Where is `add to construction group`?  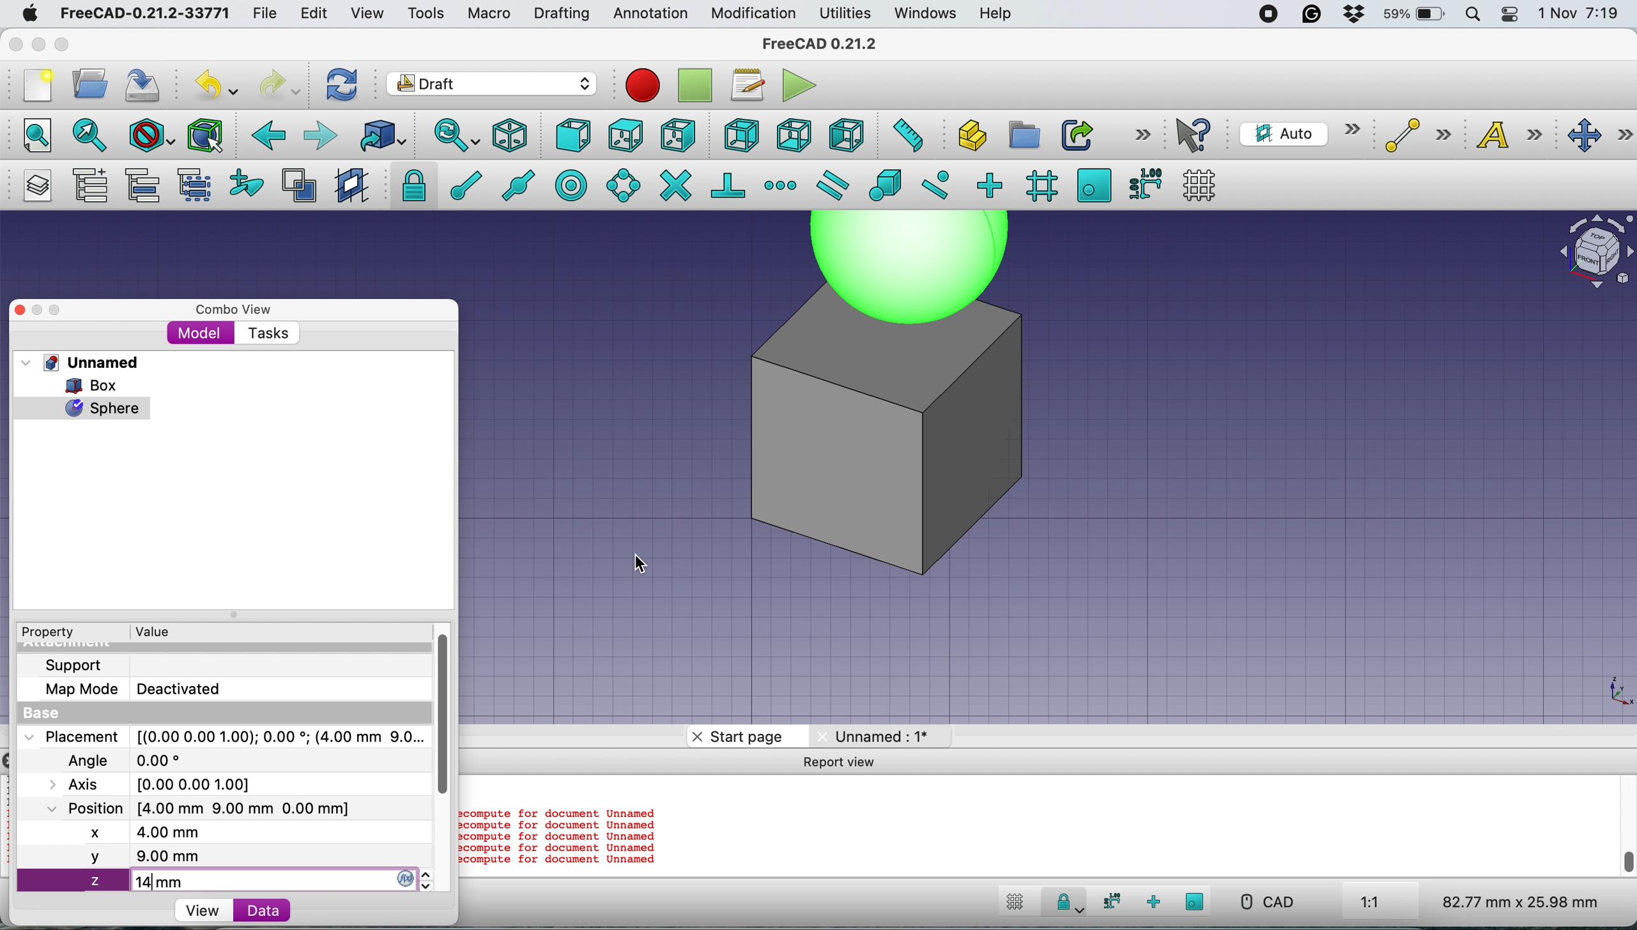 add to construction group is located at coordinates (249, 184).